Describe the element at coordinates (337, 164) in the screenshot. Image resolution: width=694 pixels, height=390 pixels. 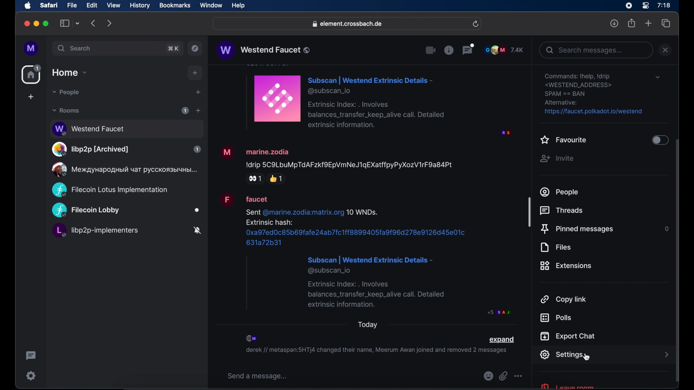
I see `message` at that location.